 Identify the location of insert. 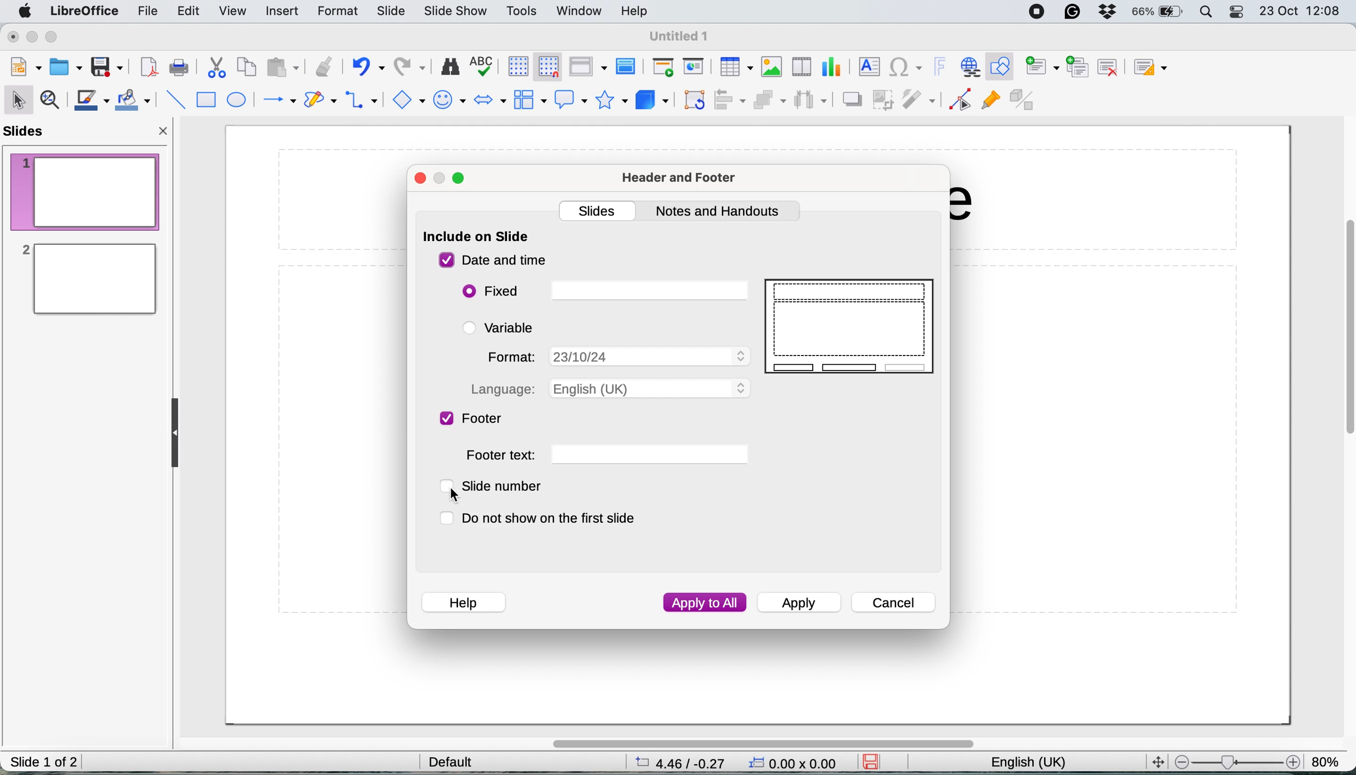
(280, 10).